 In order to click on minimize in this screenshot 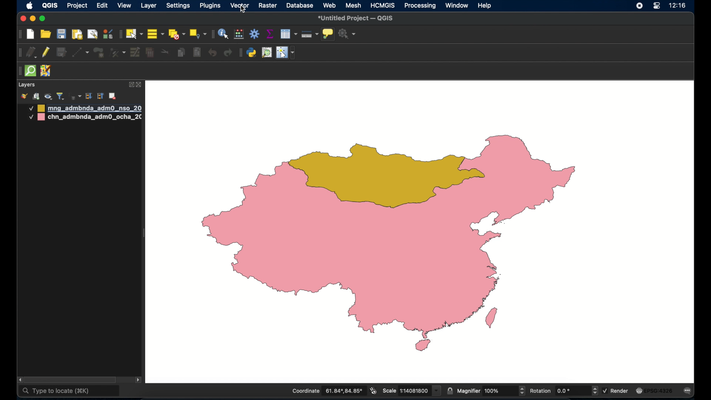, I will do `click(32, 19)`.